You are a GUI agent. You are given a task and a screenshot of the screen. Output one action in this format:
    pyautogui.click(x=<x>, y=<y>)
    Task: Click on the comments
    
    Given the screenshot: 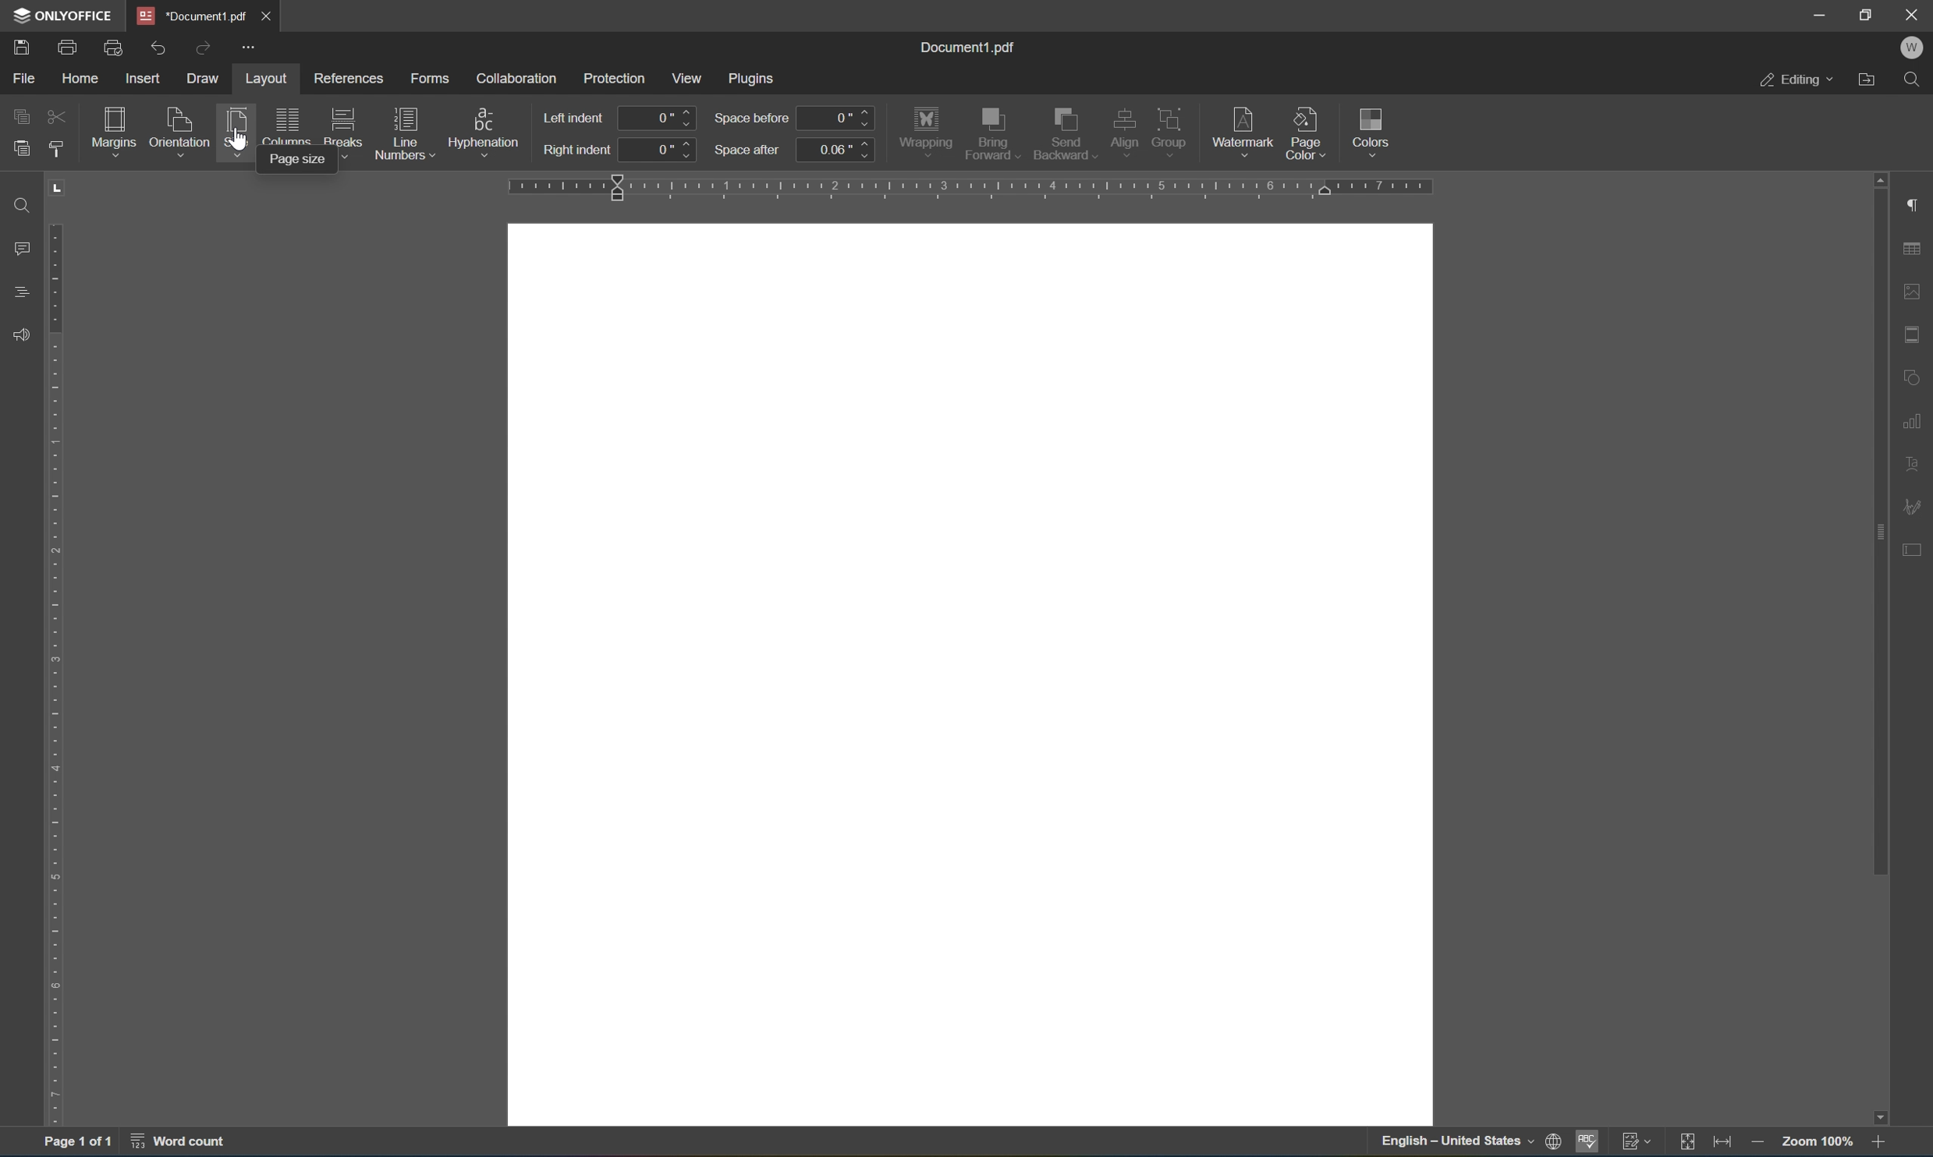 What is the action you would take?
    pyautogui.click(x=18, y=249)
    